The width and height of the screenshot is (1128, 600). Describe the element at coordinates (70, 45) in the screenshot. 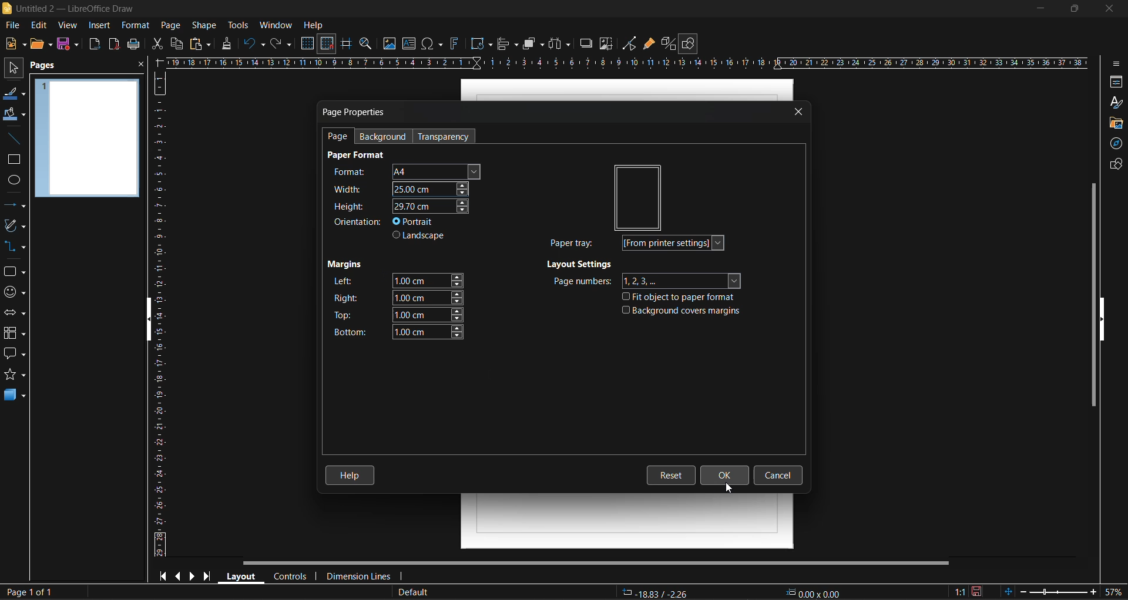

I see `save` at that location.